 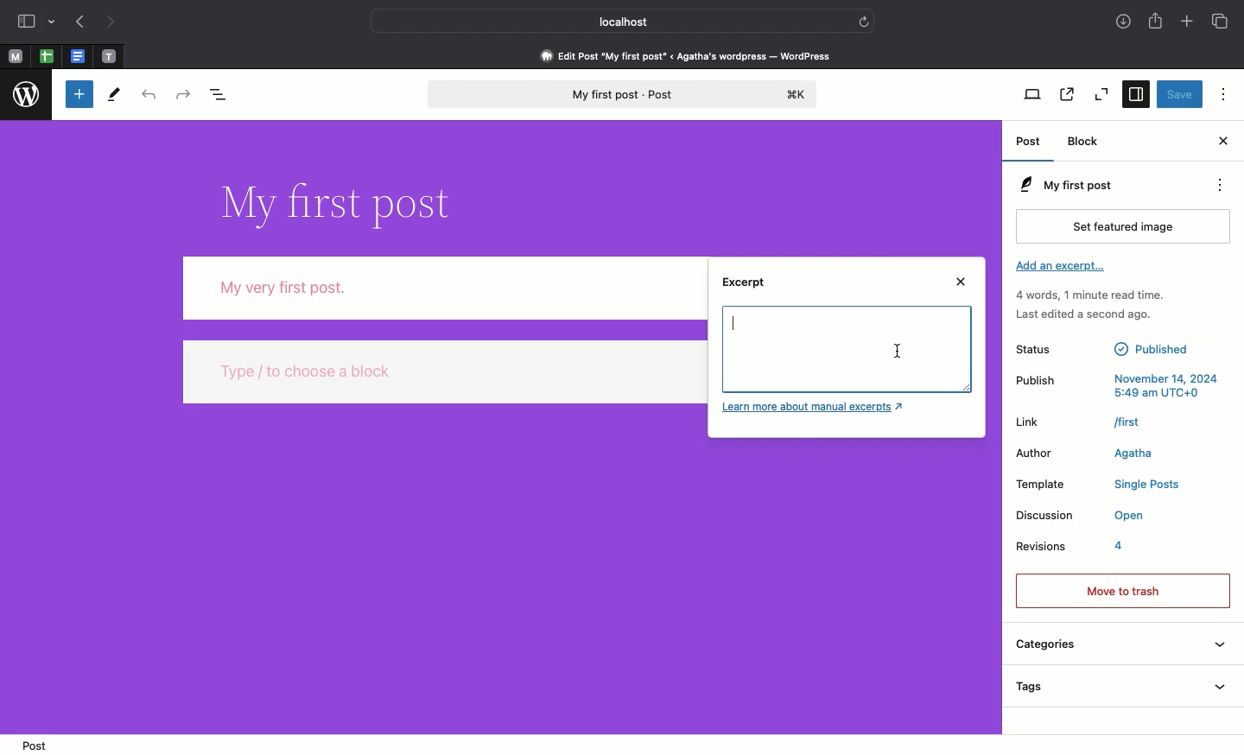 I want to click on Close, so click(x=1222, y=142).